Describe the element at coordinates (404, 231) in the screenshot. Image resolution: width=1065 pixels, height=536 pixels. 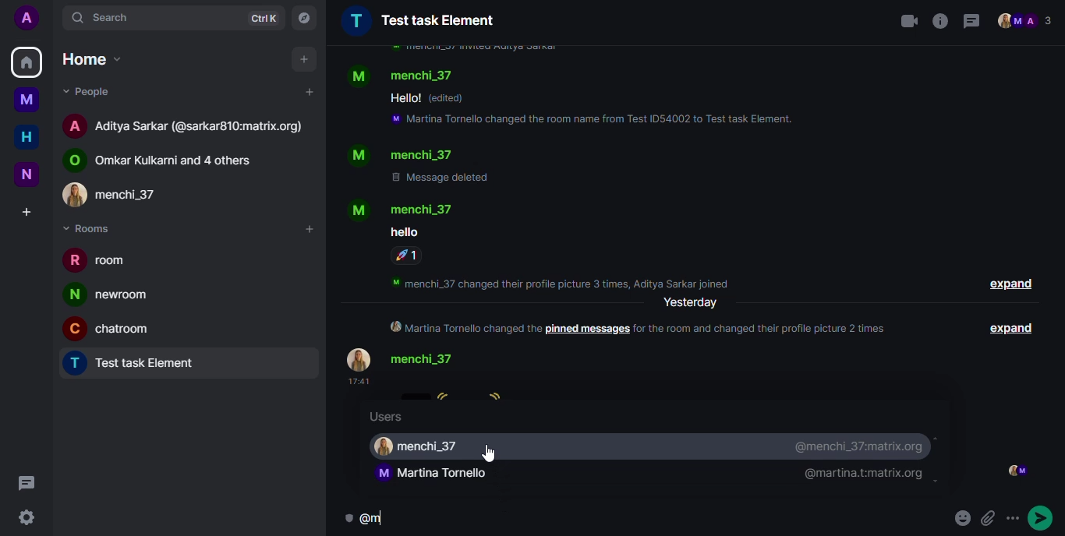
I see `text` at that location.